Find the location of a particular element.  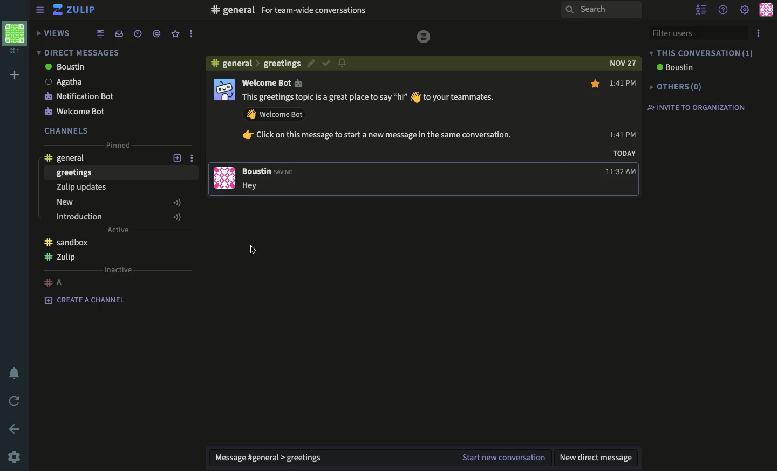

channels is located at coordinates (67, 130).